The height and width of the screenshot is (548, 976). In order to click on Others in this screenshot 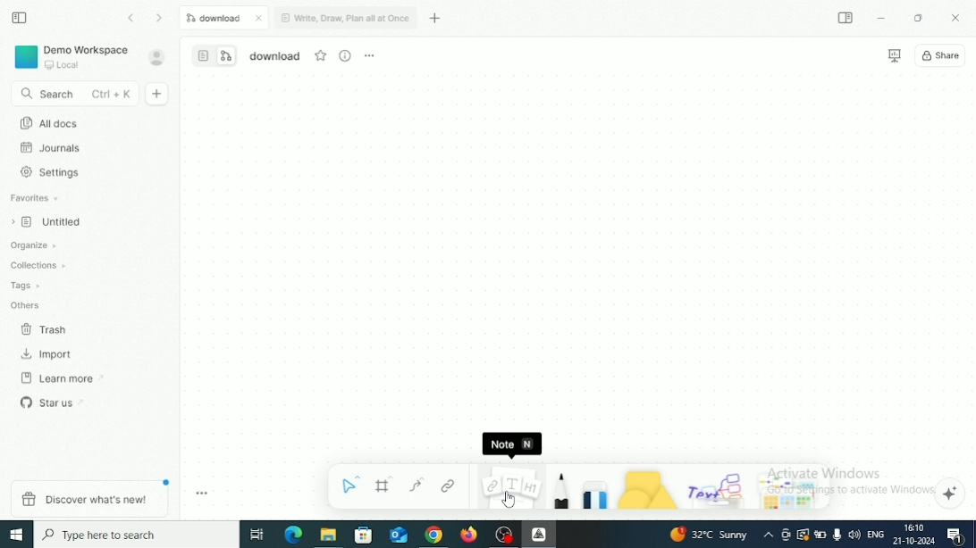, I will do `click(718, 488)`.